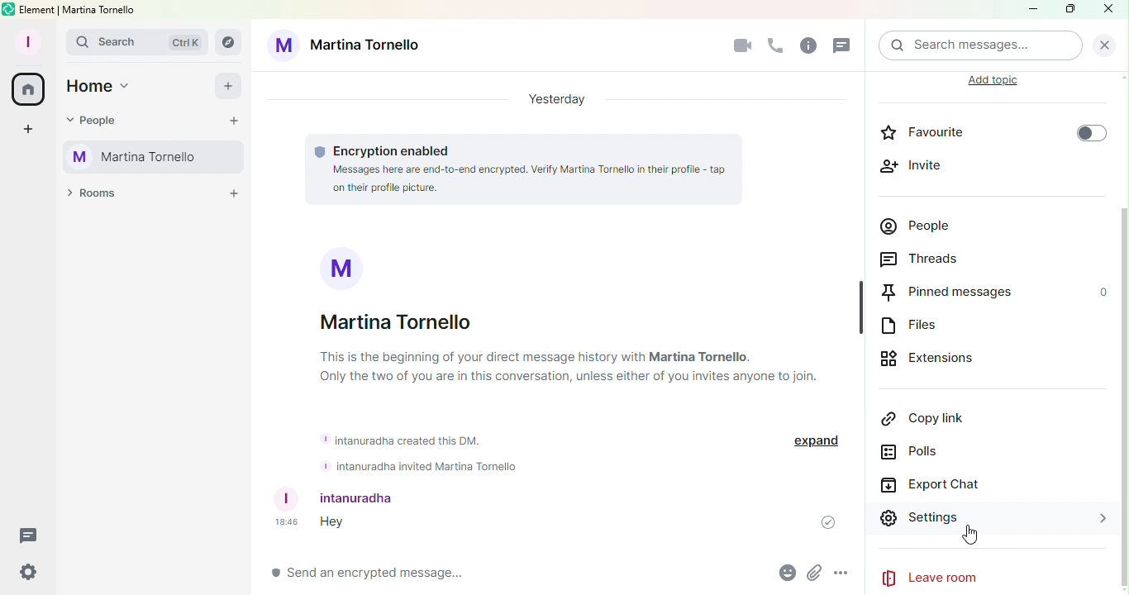 This screenshot has width=1129, height=595. I want to click on Pinned Messages, so click(998, 294).